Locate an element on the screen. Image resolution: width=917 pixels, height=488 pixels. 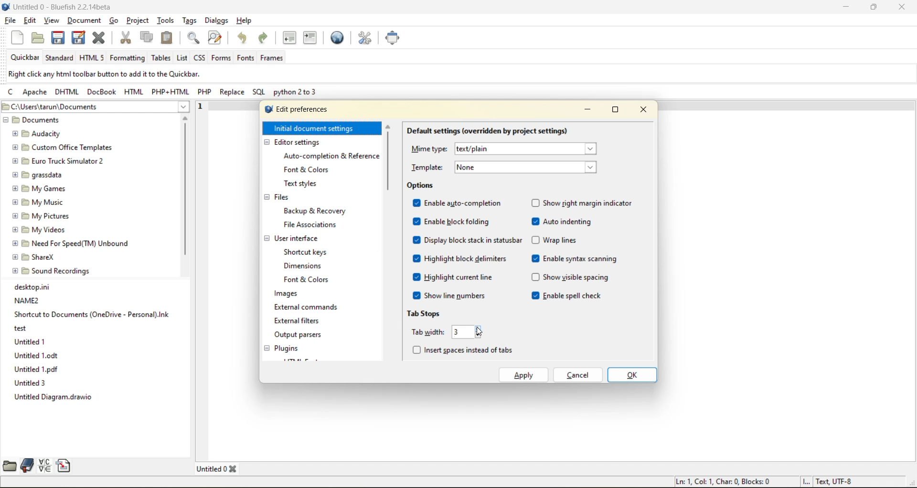
editor settings is located at coordinates (299, 143).